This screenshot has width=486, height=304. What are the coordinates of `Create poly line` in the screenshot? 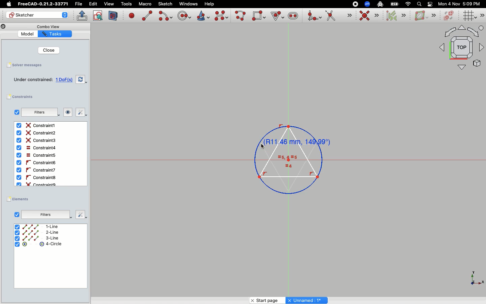 It's located at (241, 16).